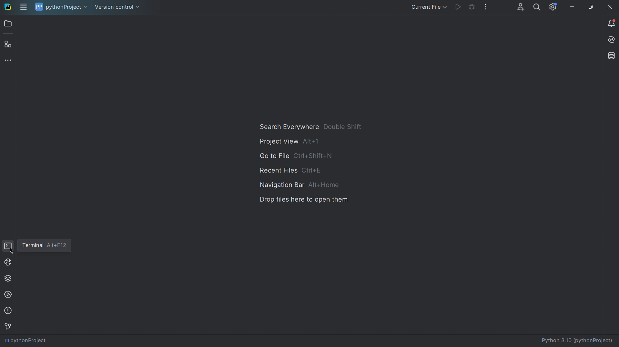  What do you see at coordinates (610, 8) in the screenshot?
I see `Close` at bounding box center [610, 8].